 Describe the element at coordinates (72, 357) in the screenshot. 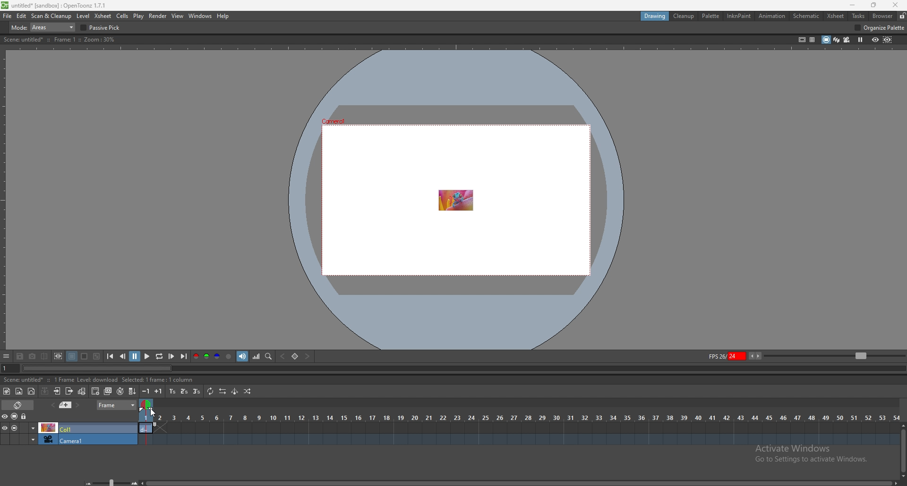

I see `black background` at that location.